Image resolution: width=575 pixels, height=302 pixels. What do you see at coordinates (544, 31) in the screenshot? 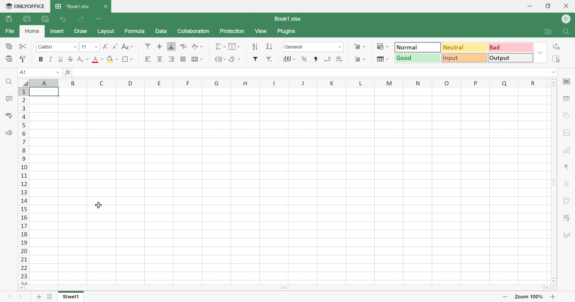
I see `Open file location` at bounding box center [544, 31].